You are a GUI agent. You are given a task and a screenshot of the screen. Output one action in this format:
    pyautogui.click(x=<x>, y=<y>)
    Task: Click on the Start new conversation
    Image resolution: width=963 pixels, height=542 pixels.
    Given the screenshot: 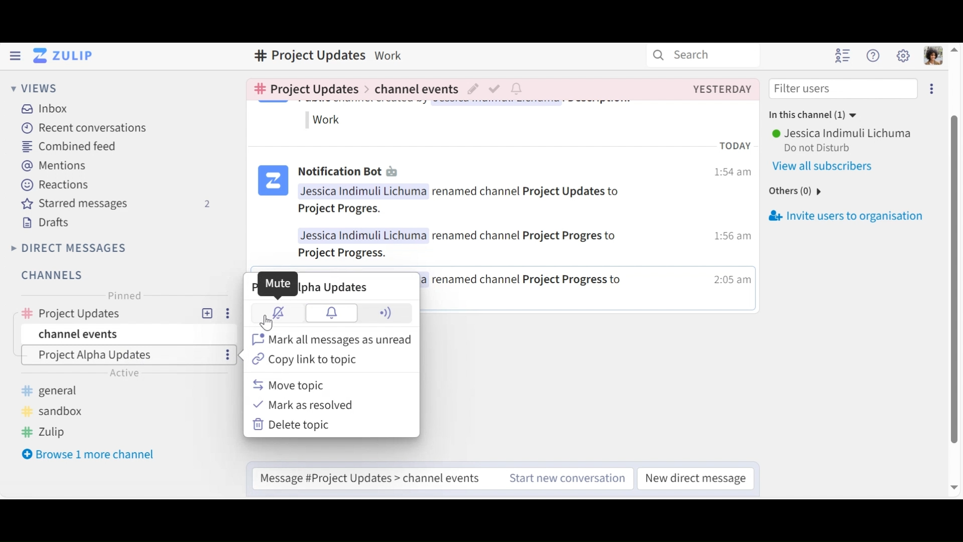 What is the action you would take?
    pyautogui.click(x=568, y=478)
    